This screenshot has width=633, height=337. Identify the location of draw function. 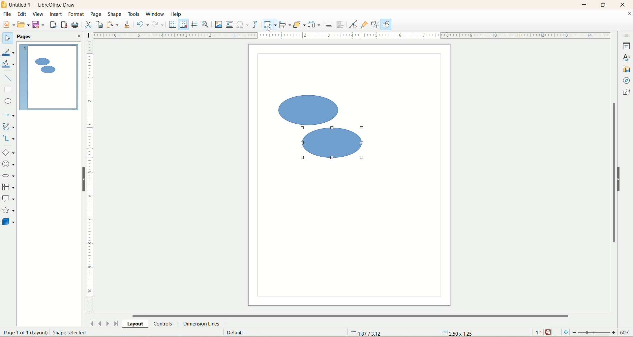
(387, 25).